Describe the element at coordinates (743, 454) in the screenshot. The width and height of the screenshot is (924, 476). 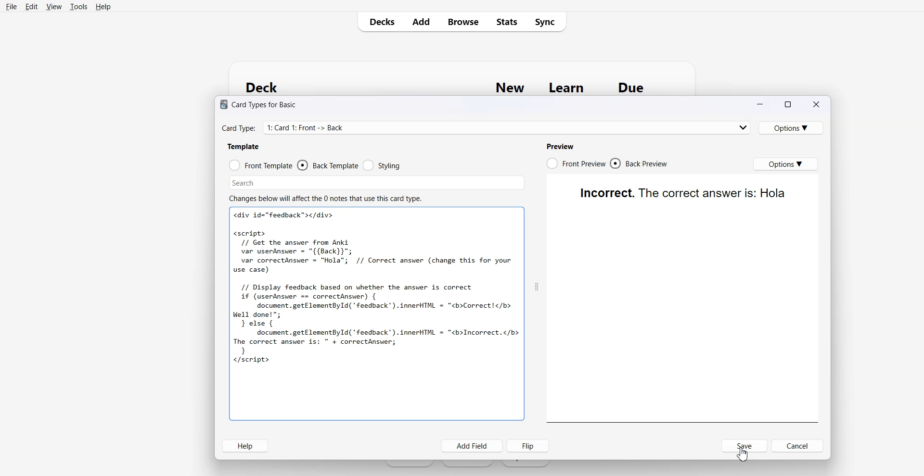
I see `Cursor` at that location.